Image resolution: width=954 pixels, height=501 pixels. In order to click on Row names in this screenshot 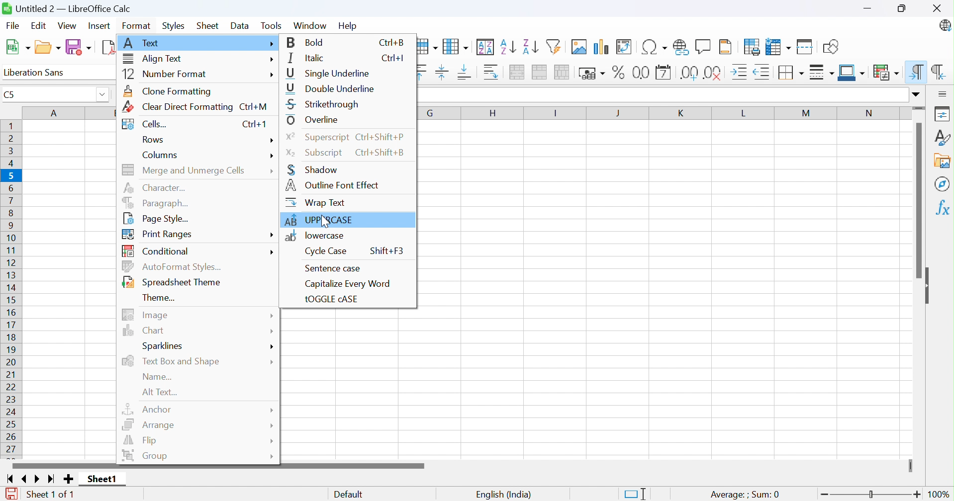, I will do `click(11, 290)`.